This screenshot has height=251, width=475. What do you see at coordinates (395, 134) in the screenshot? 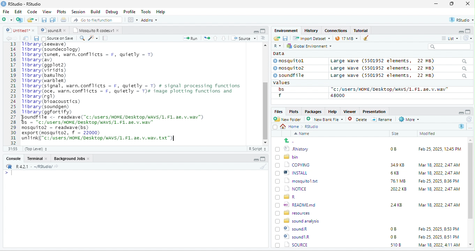
I see `Size` at bounding box center [395, 134].